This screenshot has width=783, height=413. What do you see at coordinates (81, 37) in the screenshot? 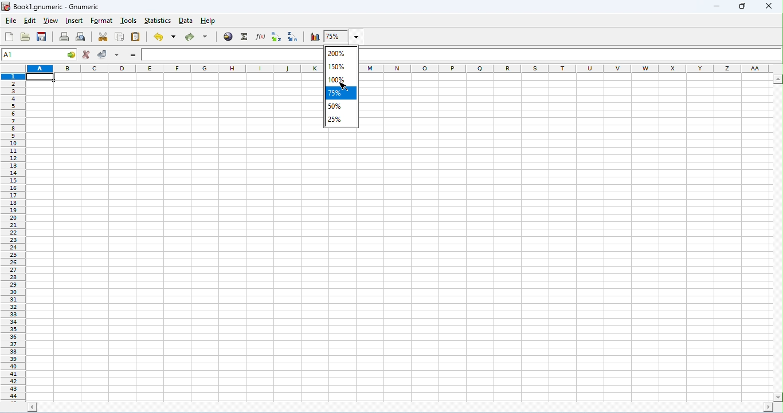
I see `print preview` at bounding box center [81, 37].